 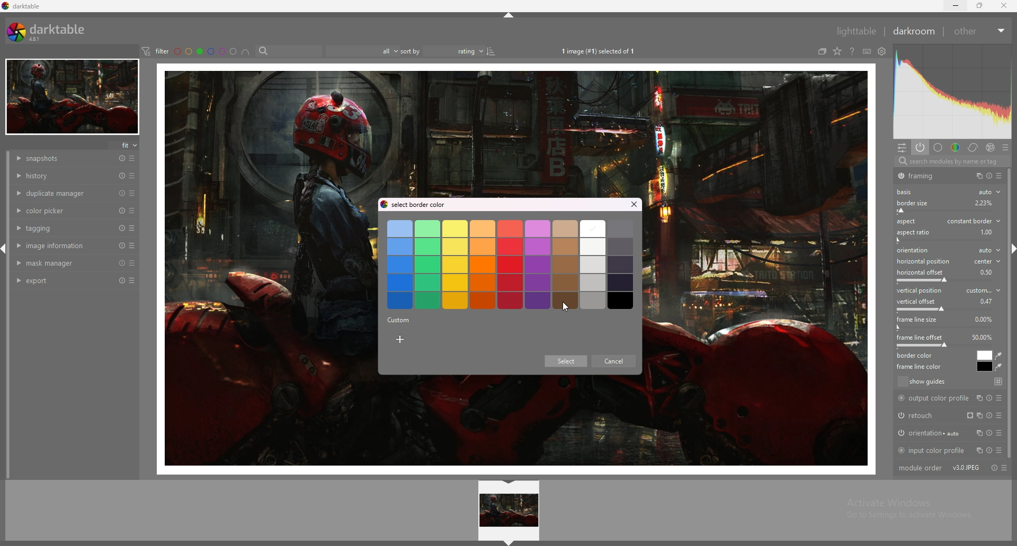 What do you see at coordinates (122, 228) in the screenshot?
I see `reset` at bounding box center [122, 228].